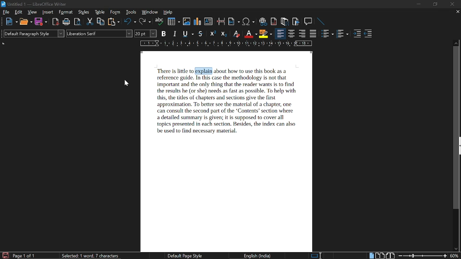 The height and width of the screenshot is (259, 461). Describe the element at coordinates (225, 44) in the screenshot. I see `scale` at that location.